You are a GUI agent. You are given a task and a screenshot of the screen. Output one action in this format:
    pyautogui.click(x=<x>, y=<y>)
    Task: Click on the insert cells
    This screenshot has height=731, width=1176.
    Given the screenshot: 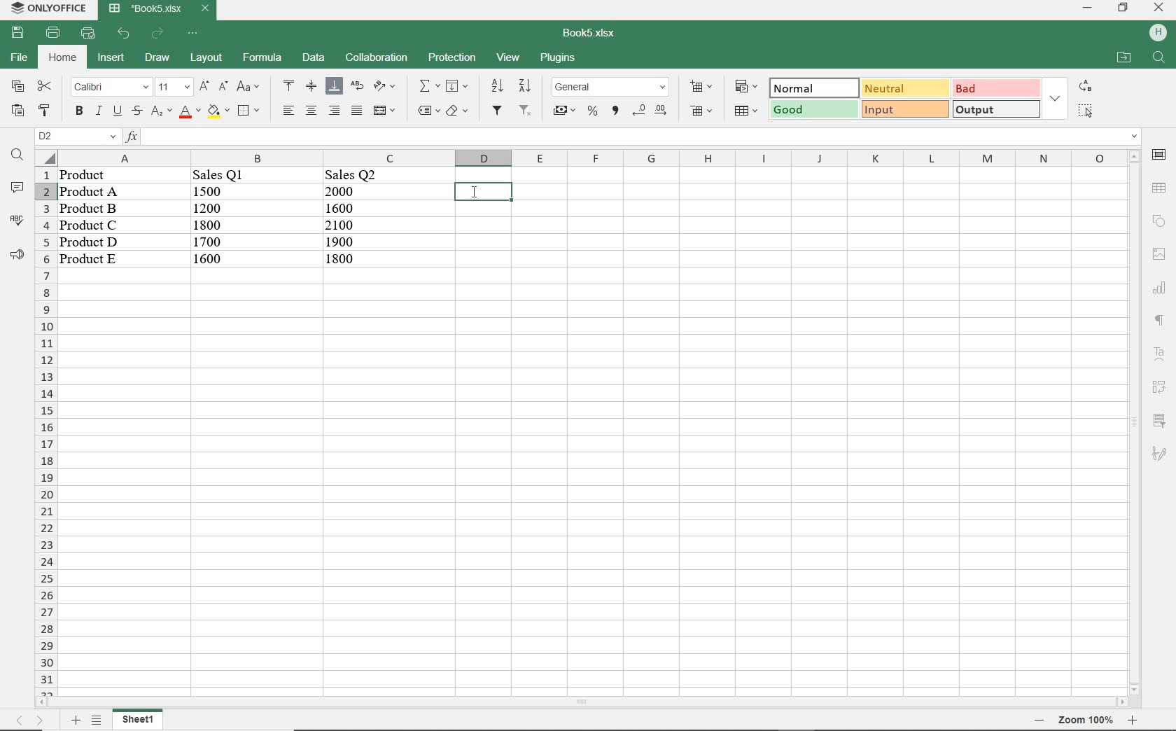 What is the action you would take?
    pyautogui.click(x=699, y=88)
    